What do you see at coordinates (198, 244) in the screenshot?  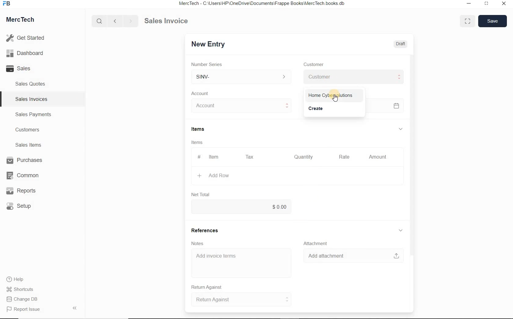 I see `Notes` at bounding box center [198, 244].